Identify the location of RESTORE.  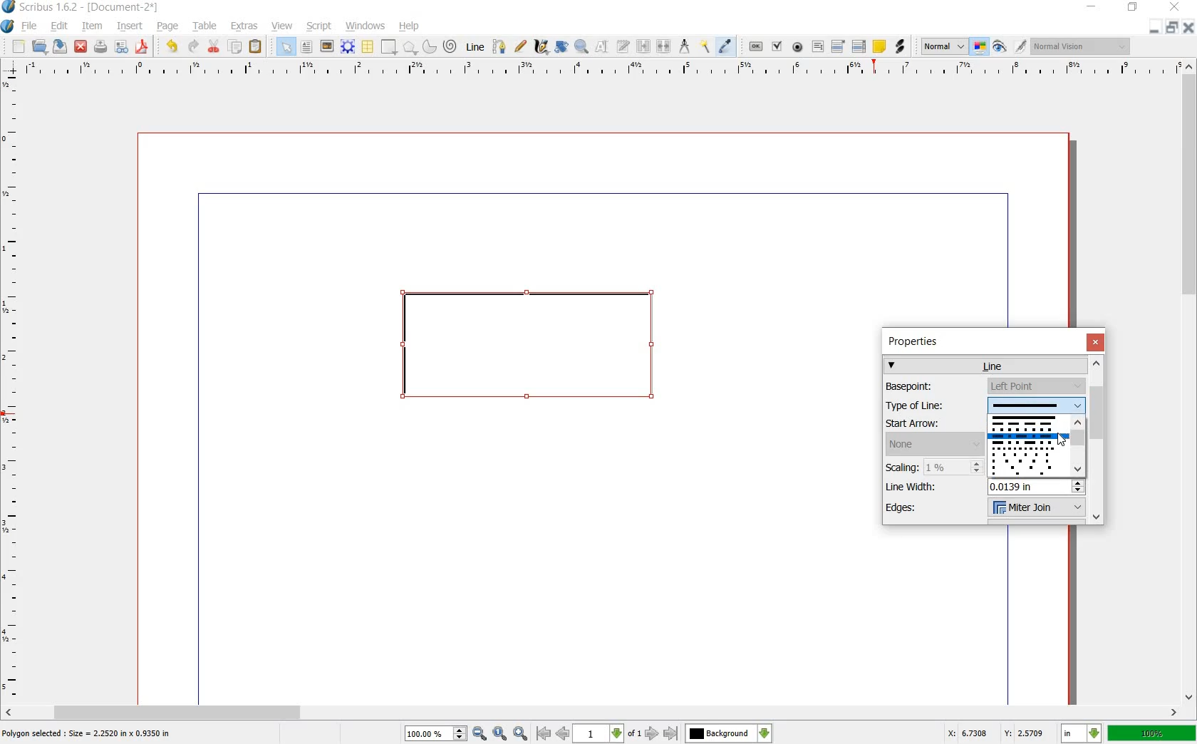
(1173, 27).